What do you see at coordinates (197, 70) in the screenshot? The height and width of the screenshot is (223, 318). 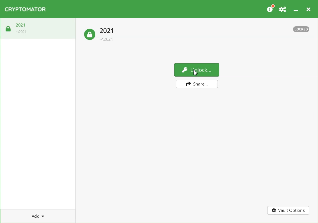 I see `Unlock` at bounding box center [197, 70].